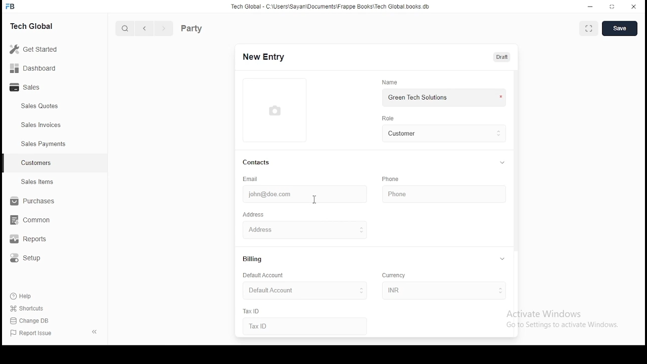 The image size is (647, 364). What do you see at coordinates (12, 6) in the screenshot?
I see `icon` at bounding box center [12, 6].